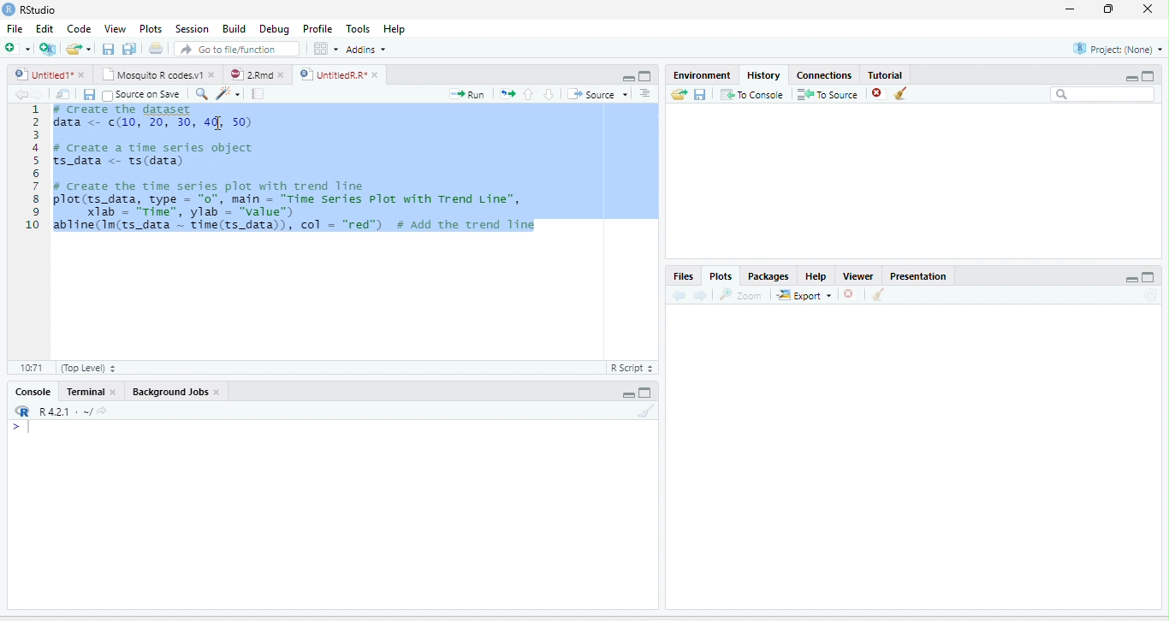  Describe the element at coordinates (129, 48) in the screenshot. I see `Save all open documents` at that location.